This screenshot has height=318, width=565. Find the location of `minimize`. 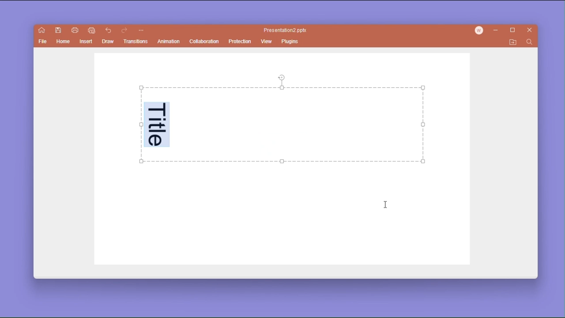

minimize is located at coordinates (497, 31).